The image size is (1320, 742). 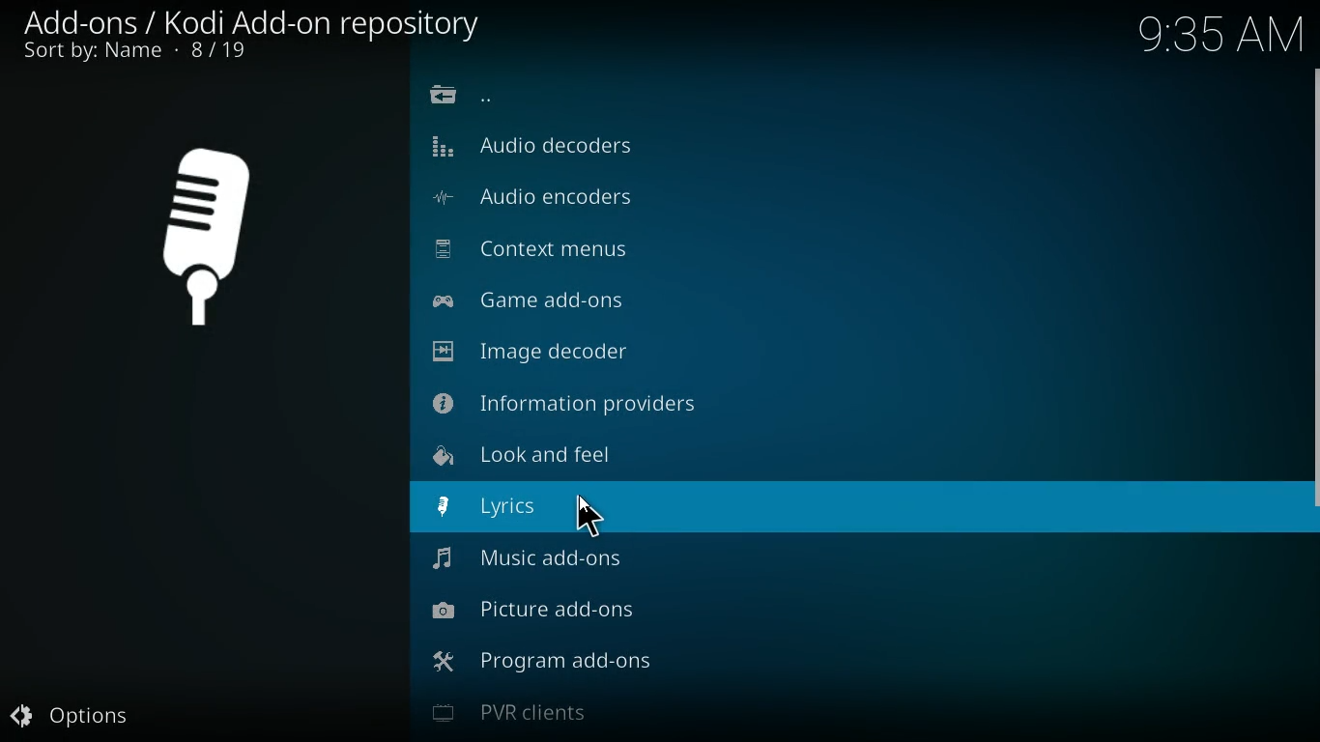 What do you see at coordinates (143, 52) in the screenshot?
I see `sort by name` at bounding box center [143, 52].